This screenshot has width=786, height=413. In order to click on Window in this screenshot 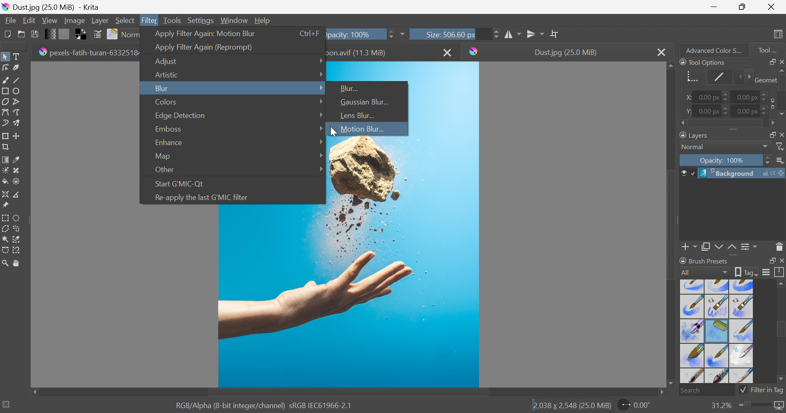, I will do `click(235, 20)`.